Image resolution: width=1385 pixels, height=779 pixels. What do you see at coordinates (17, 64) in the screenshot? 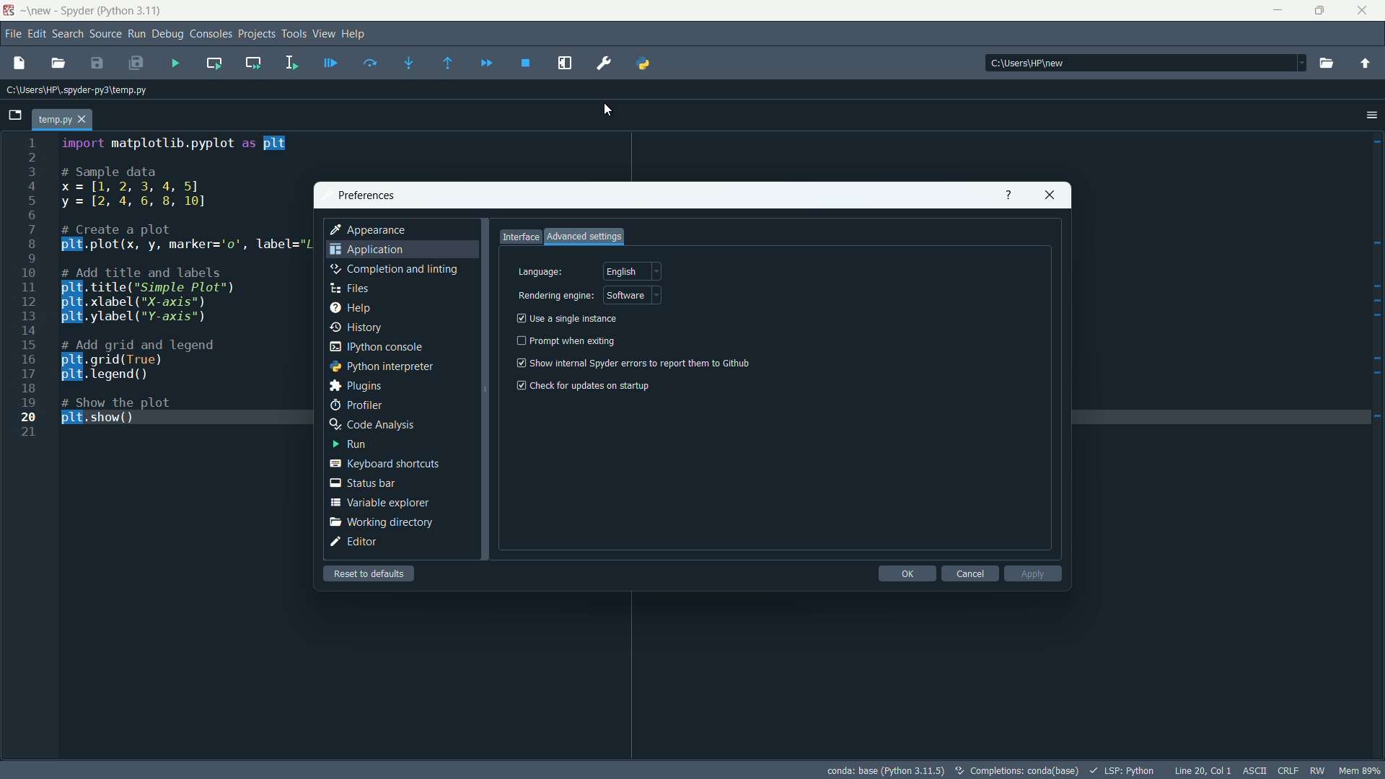
I see `new file` at bounding box center [17, 64].